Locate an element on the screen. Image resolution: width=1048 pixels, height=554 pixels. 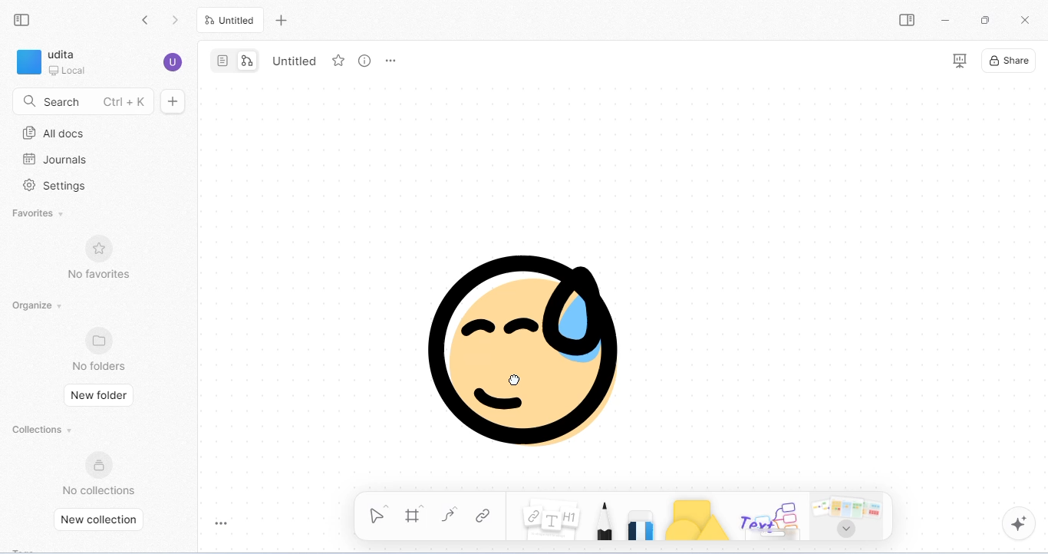
link is located at coordinates (486, 515).